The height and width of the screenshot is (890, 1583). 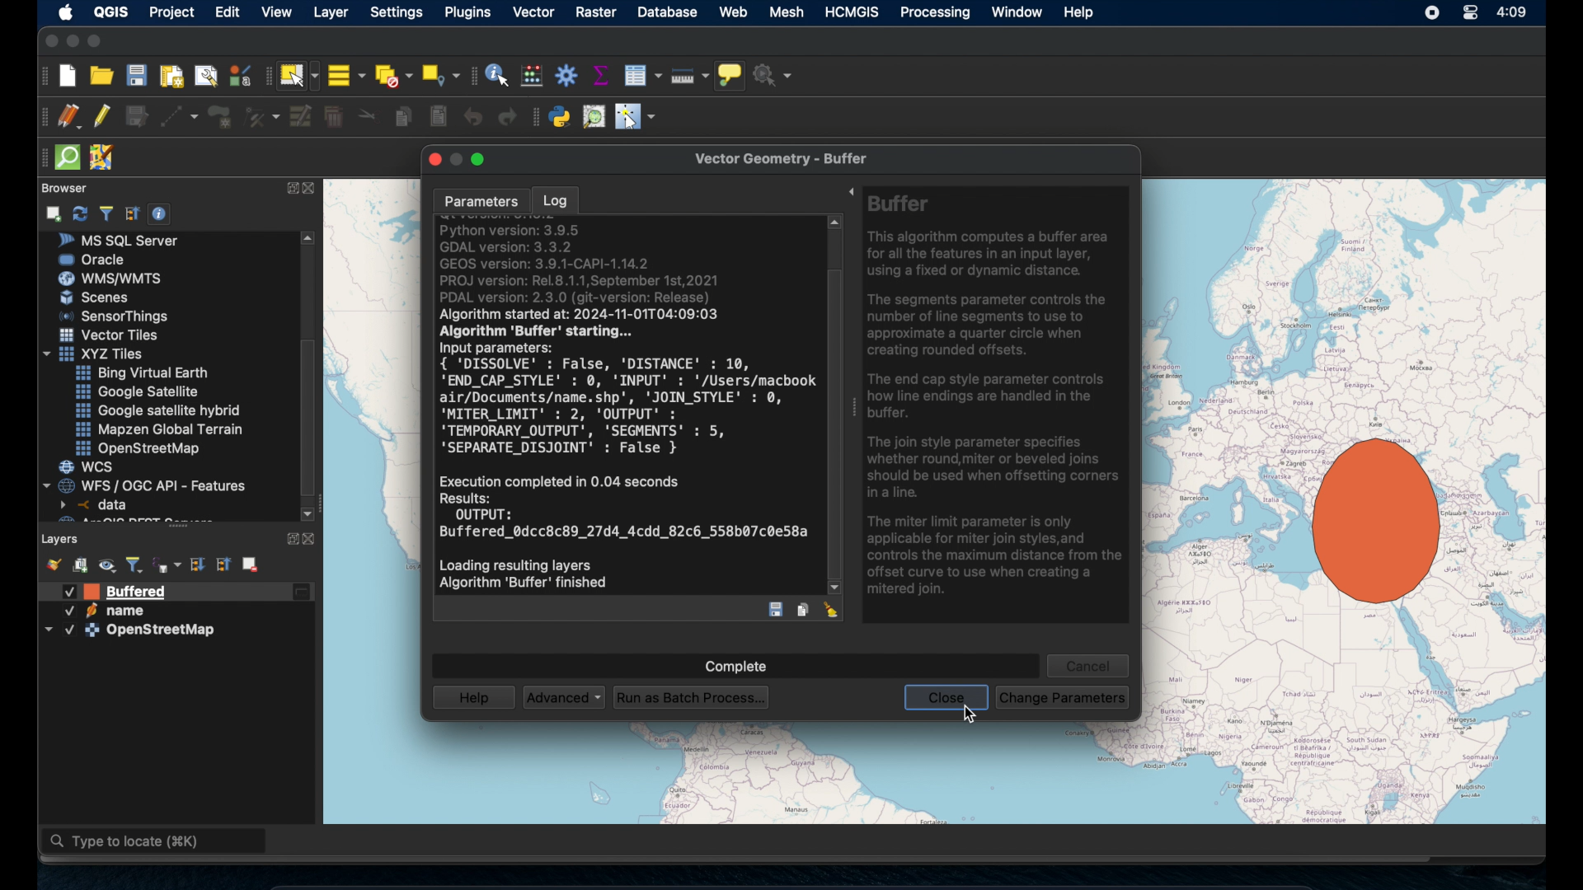 I want to click on google satellite hybrid, so click(x=157, y=412).